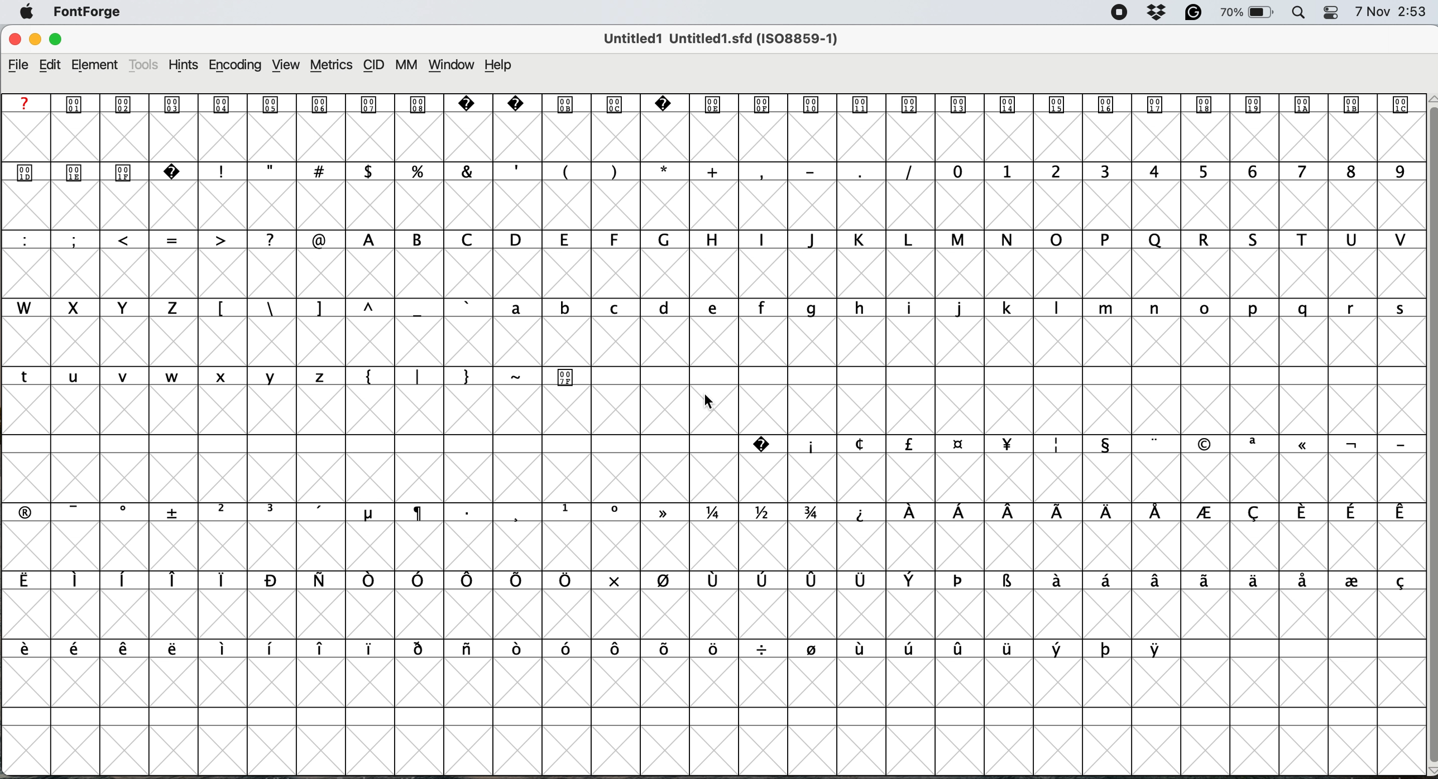 Image resolution: width=1438 pixels, height=779 pixels. Describe the element at coordinates (1073, 443) in the screenshot. I see `special characters` at that location.